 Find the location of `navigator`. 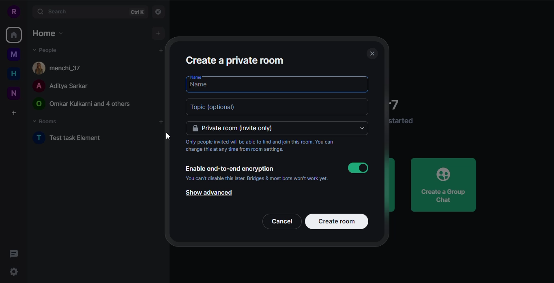

navigator is located at coordinates (160, 12).